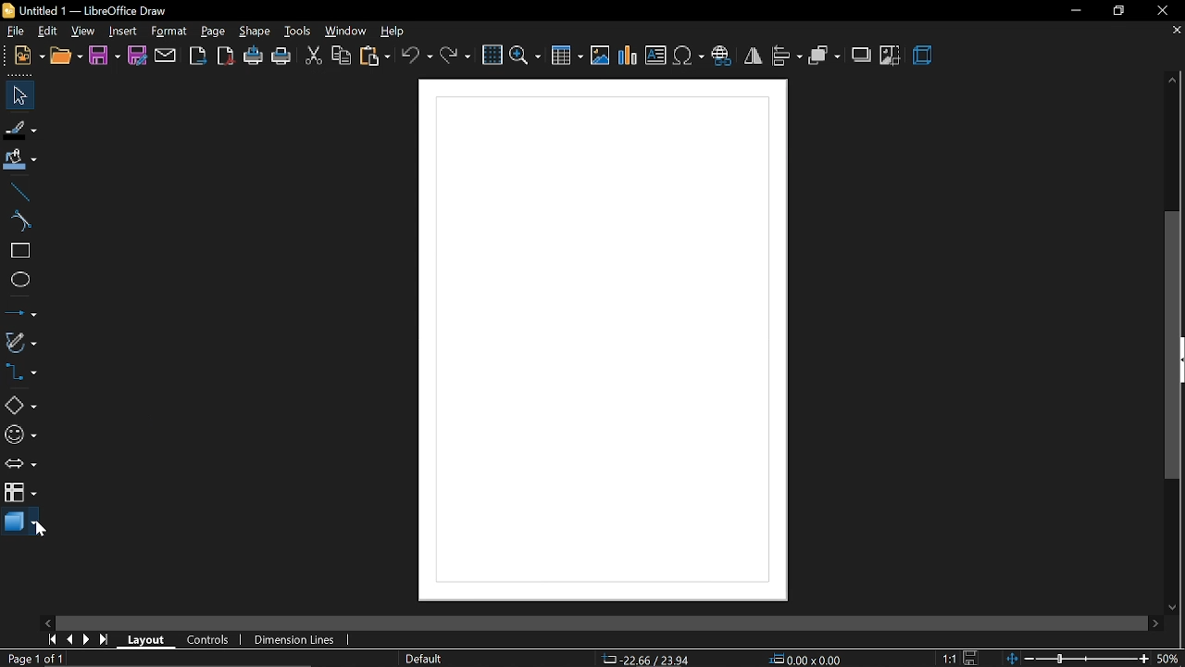 The height and width of the screenshot is (667, 1185). Describe the element at coordinates (298, 31) in the screenshot. I see `tools` at that location.